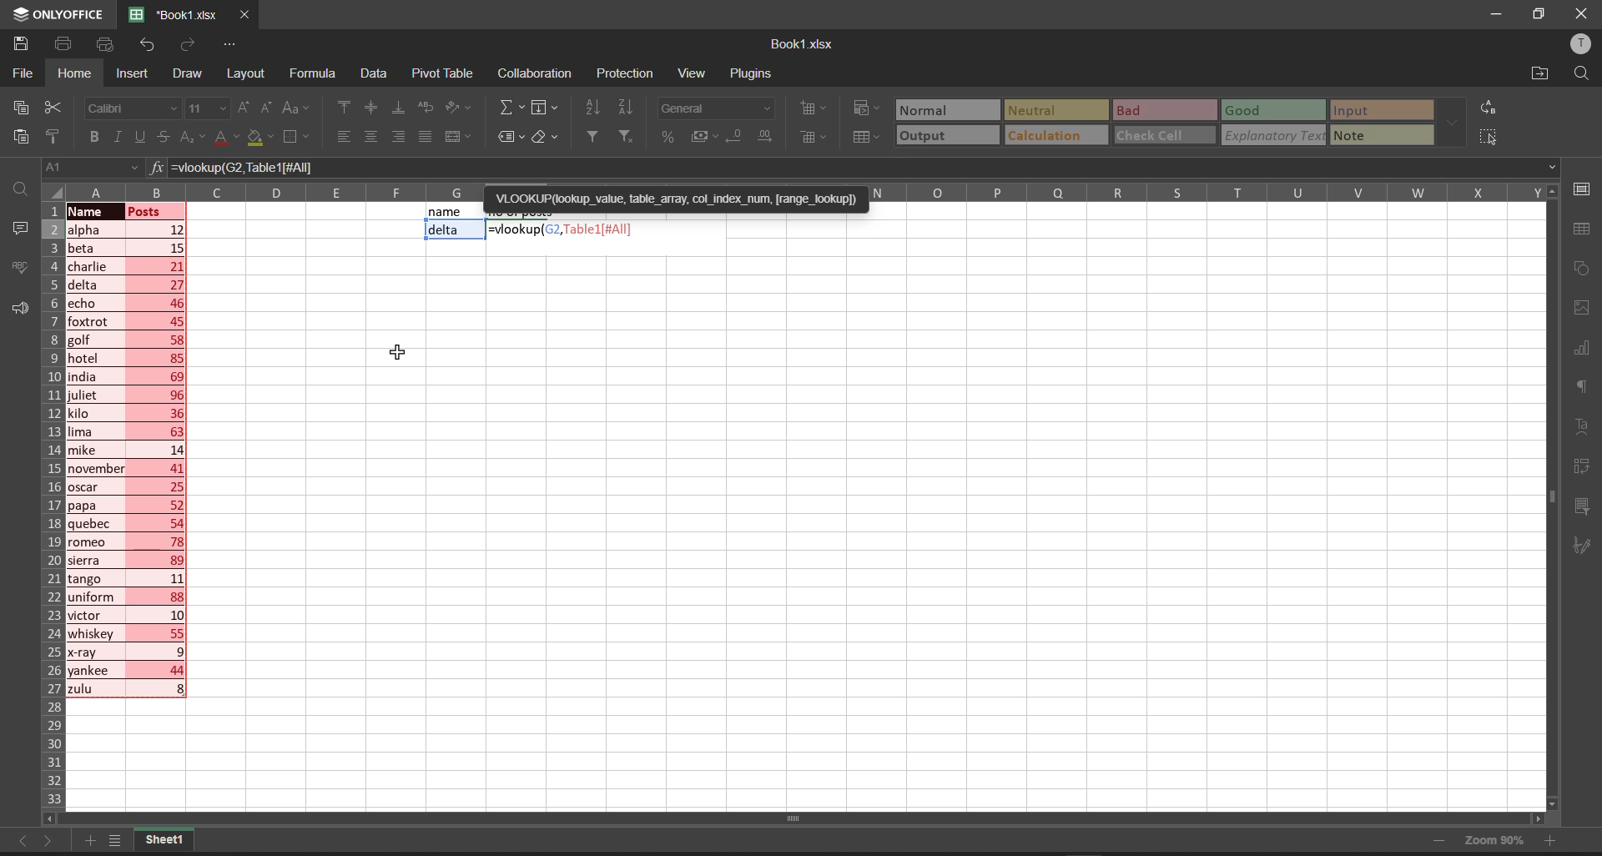 This screenshot has height=856, width=1602. What do you see at coordinates (1583, 311) in the screenshot?
I see `image settings` at bounding box center [1583, 311].